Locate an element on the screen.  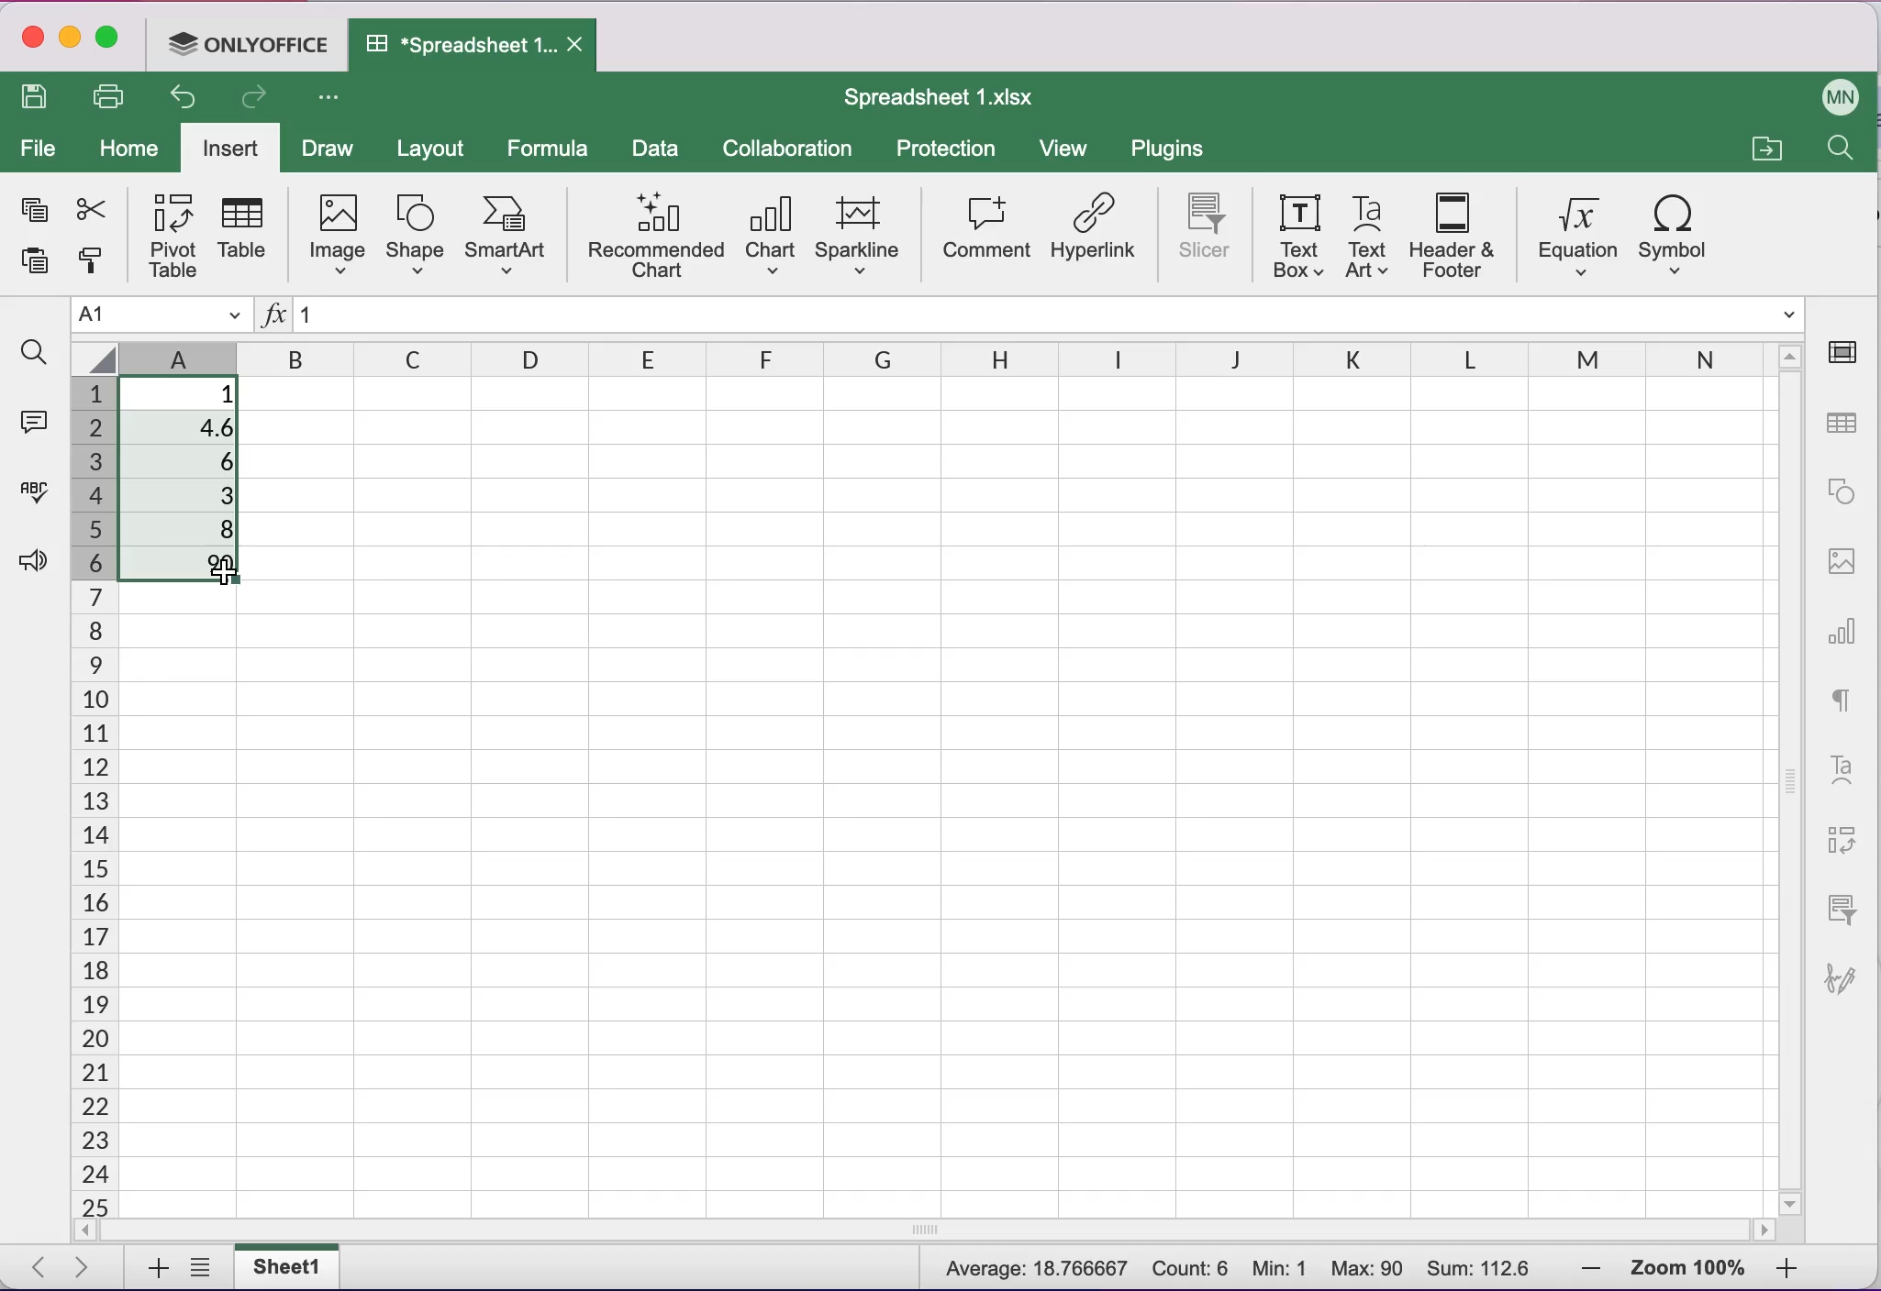
Cursor is located at coordinates (217, 575).